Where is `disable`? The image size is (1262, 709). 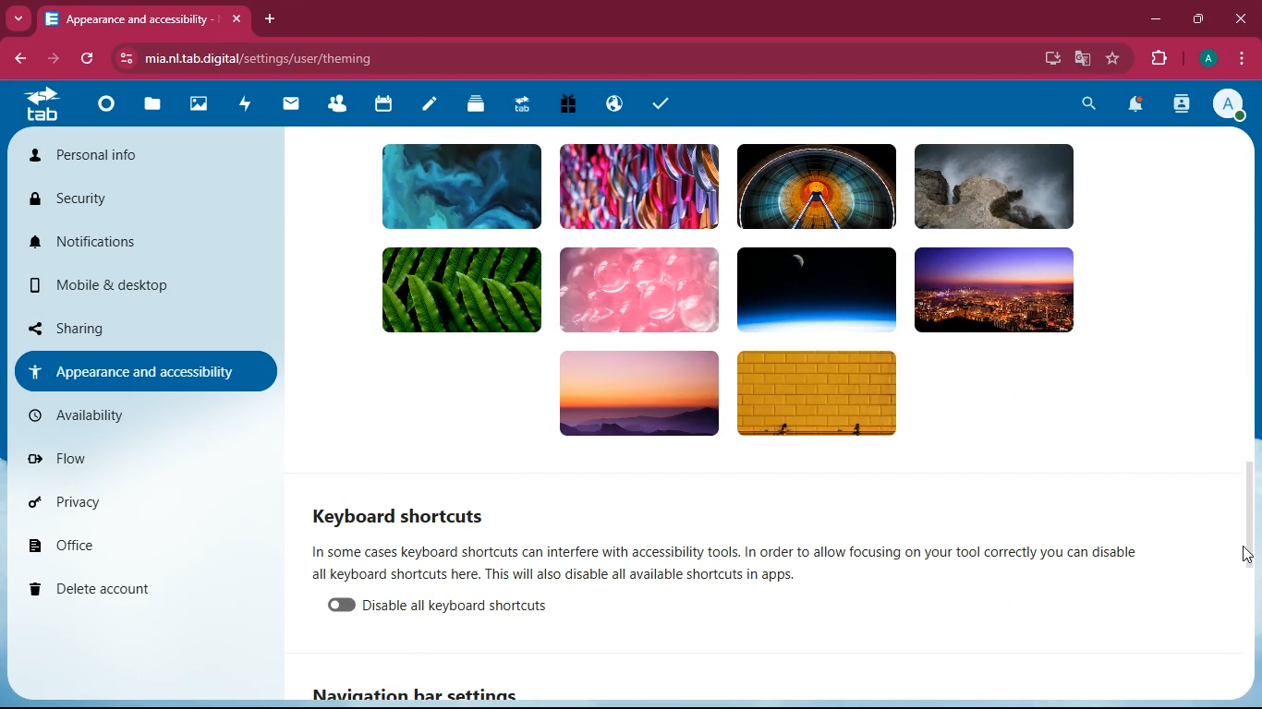 disable is located at coordinates (465, 607).